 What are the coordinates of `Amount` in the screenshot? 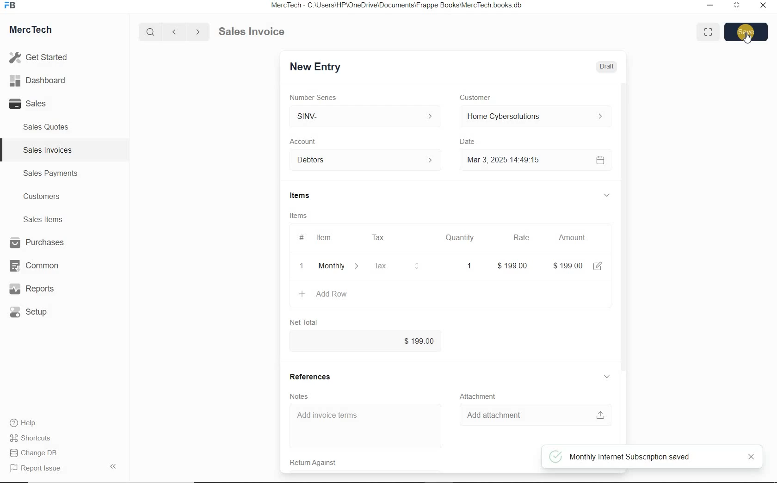 It's located at (572, 238).